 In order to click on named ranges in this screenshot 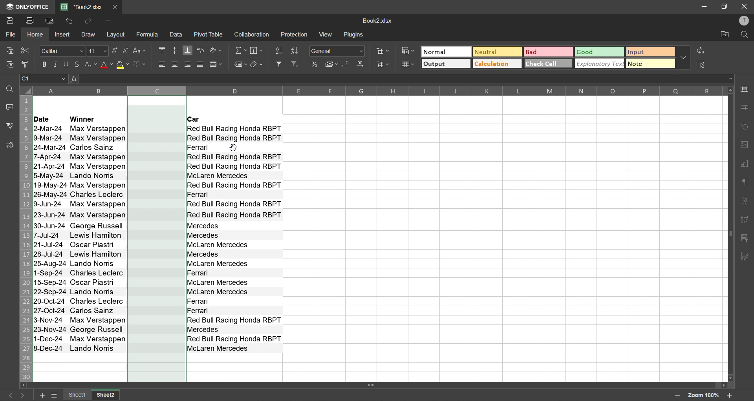, I will do `click(240, 64)`.